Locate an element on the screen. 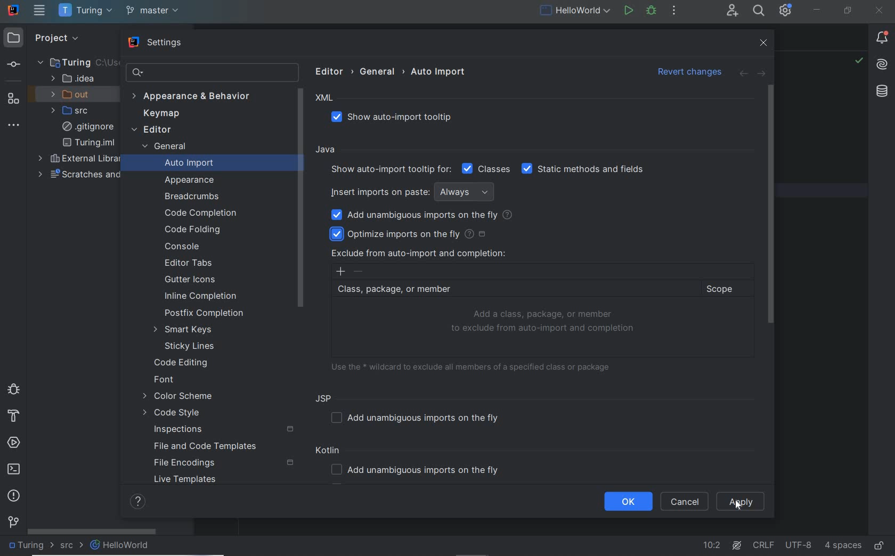 The height and width of the screenshot is (556, 895). scratches and consoles is located at coordinates (84, 174).